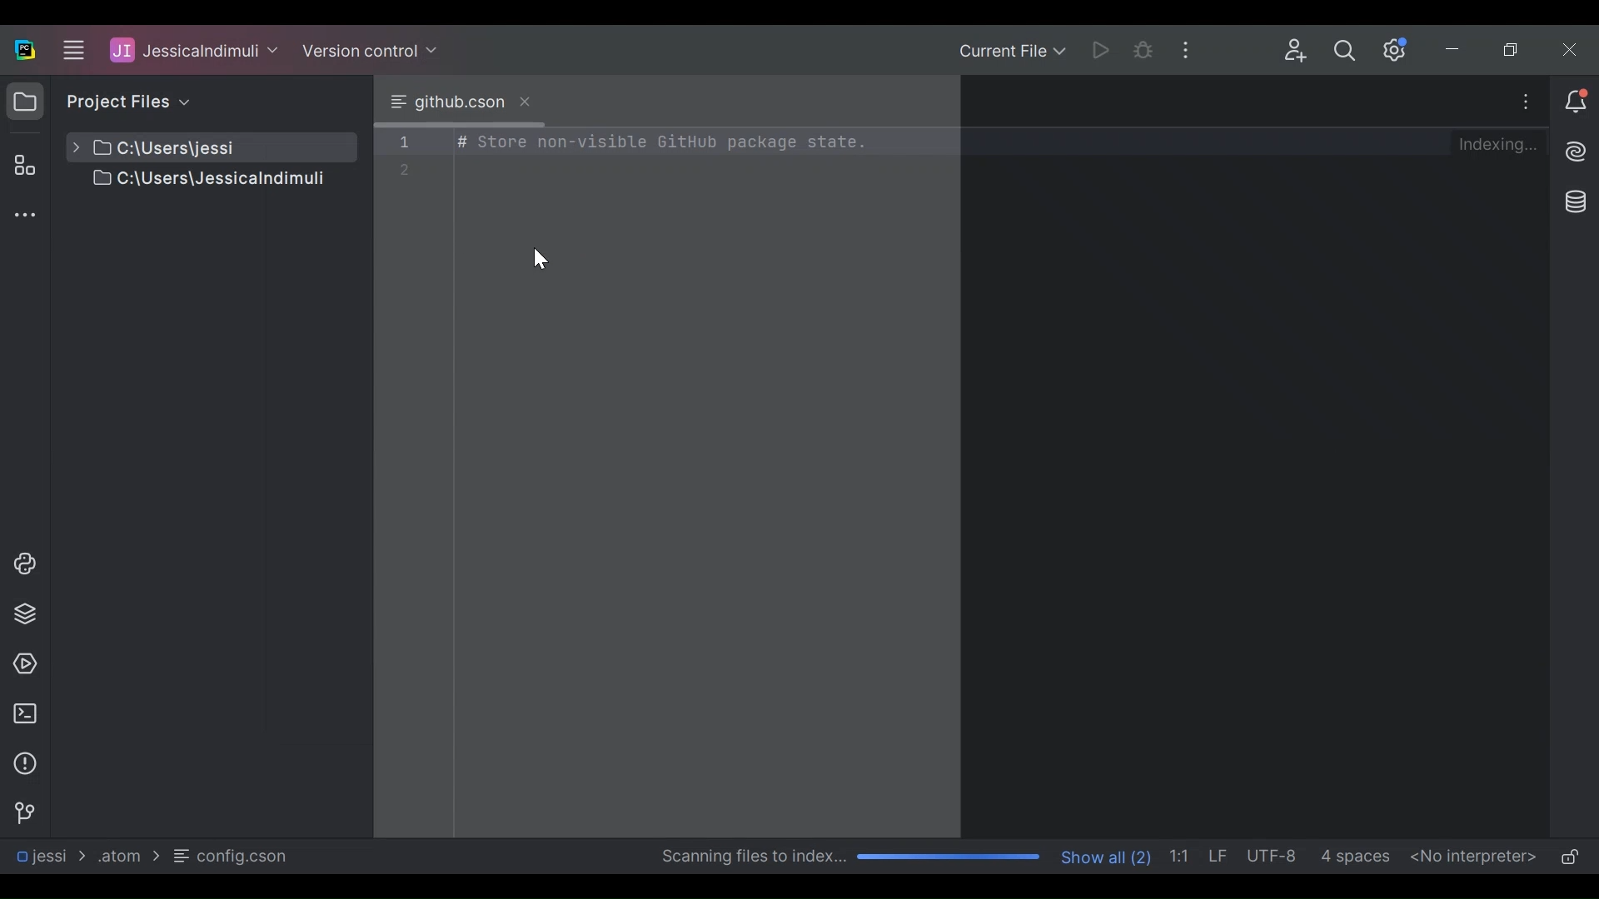 Image resolution: width=1599 pixels, height=899 pixels. Describe the element at coordinates (1275, 856) in the screenshot. I see `File Encoding` at that location.